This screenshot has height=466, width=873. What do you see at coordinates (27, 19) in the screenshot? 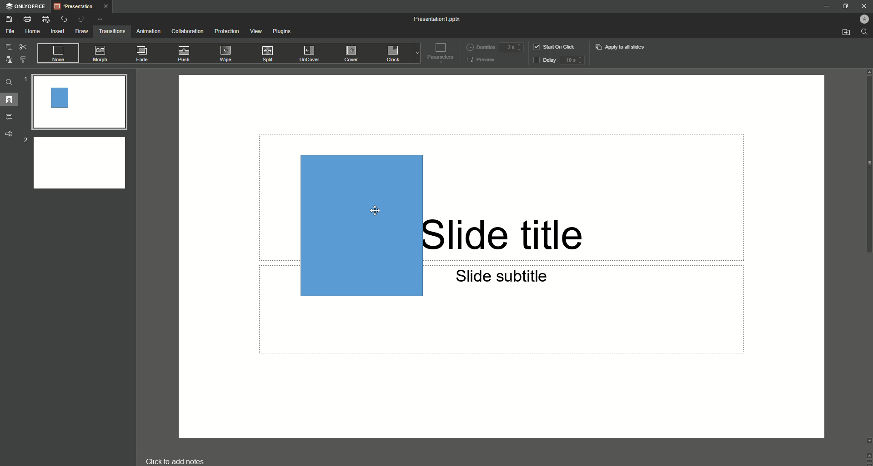
I see `Print` at bounding box center [27, 19].